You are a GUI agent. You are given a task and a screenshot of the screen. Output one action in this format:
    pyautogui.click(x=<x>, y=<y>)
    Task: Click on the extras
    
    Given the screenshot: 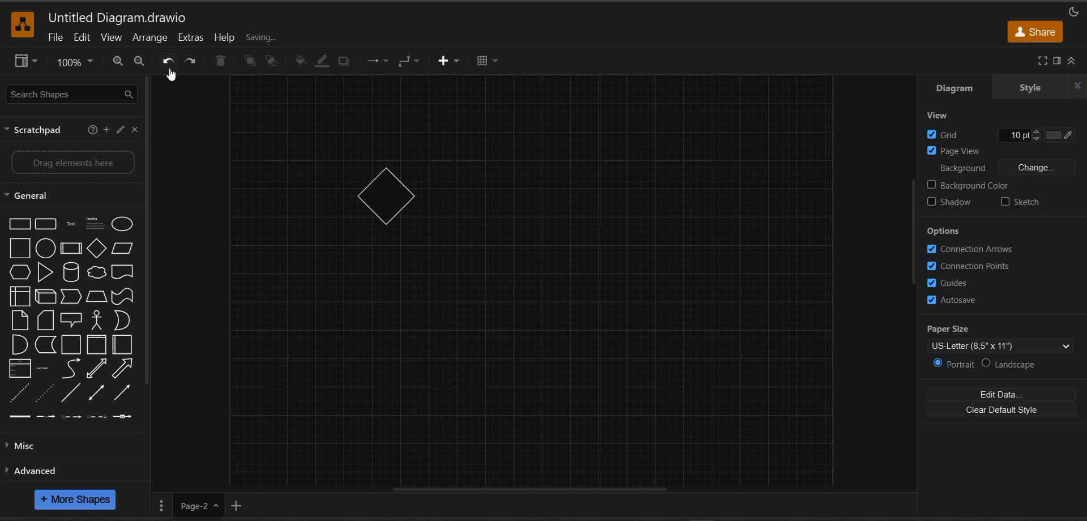 What is the action you would take?
    pyautogui.click(x=192, y=39)
    